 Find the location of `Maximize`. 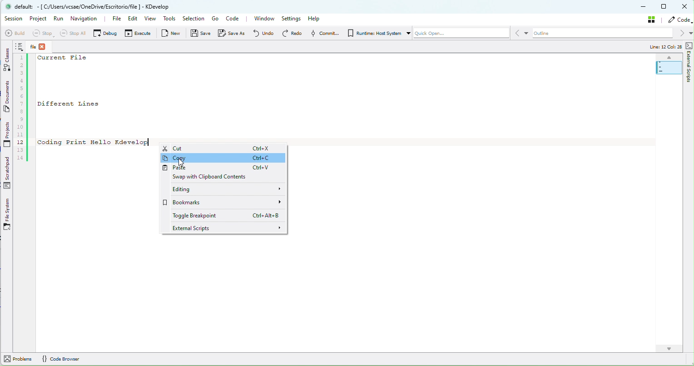

Maximize is located at coordinates (664, 6).